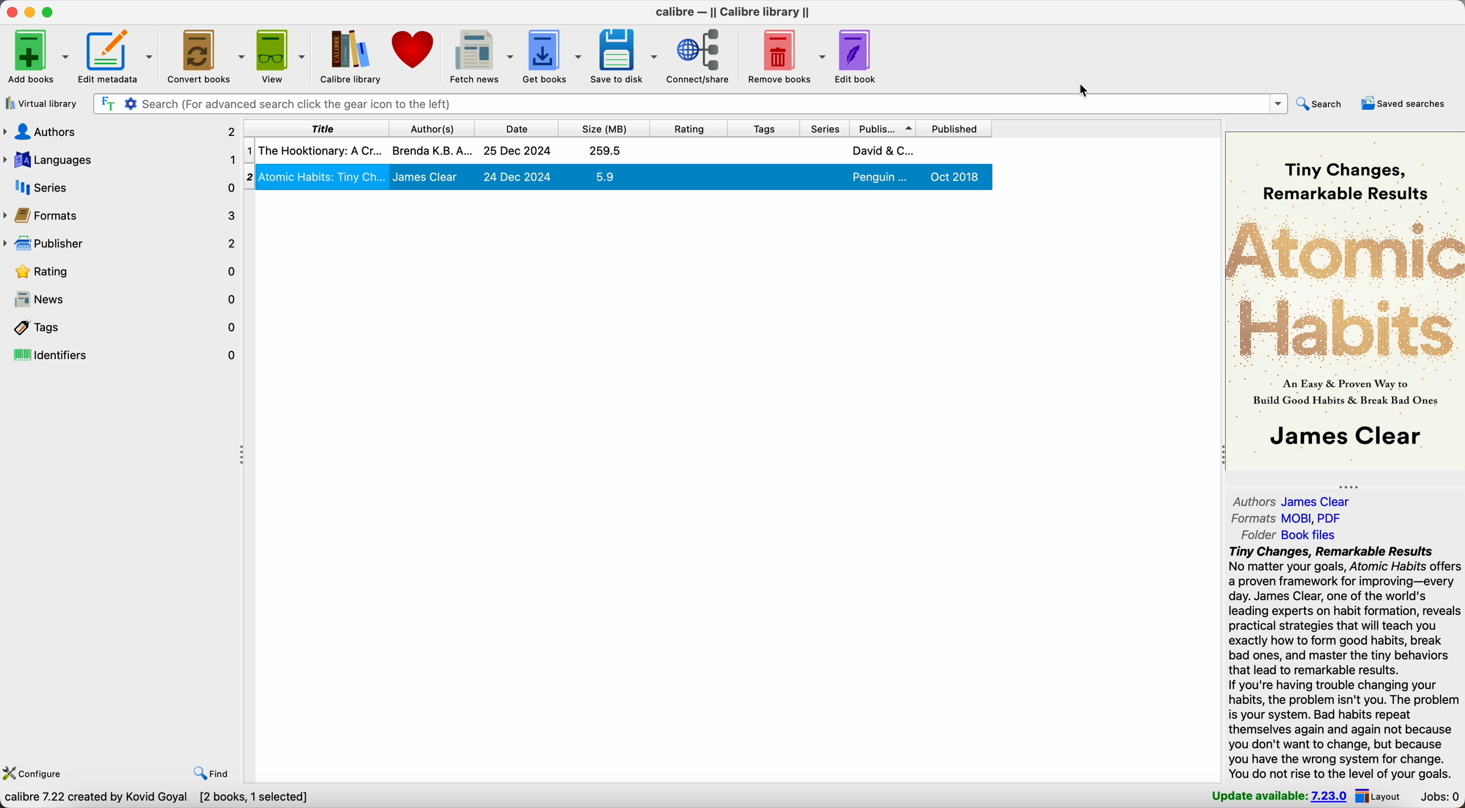 The image size is (1465, 808). Describe the element at coordinates (554, 56) in the screenshot. I see `get books` at that location.